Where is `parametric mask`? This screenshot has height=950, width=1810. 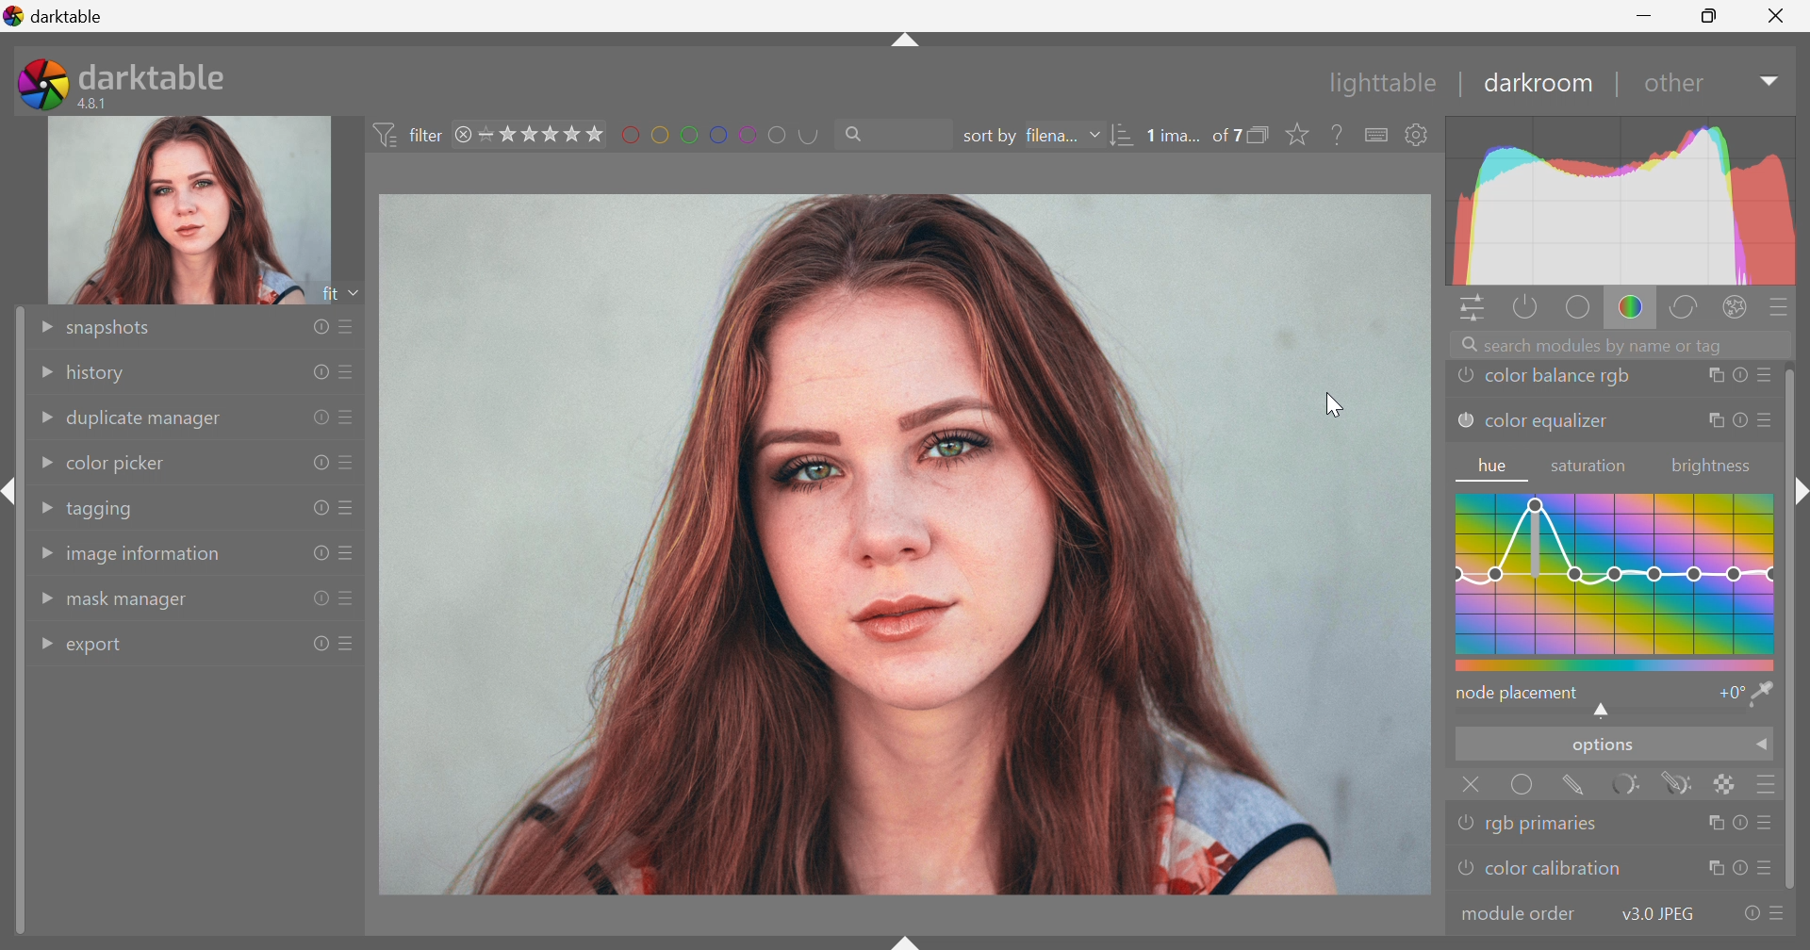
parametric mask is located at coordinates (1634, 784).